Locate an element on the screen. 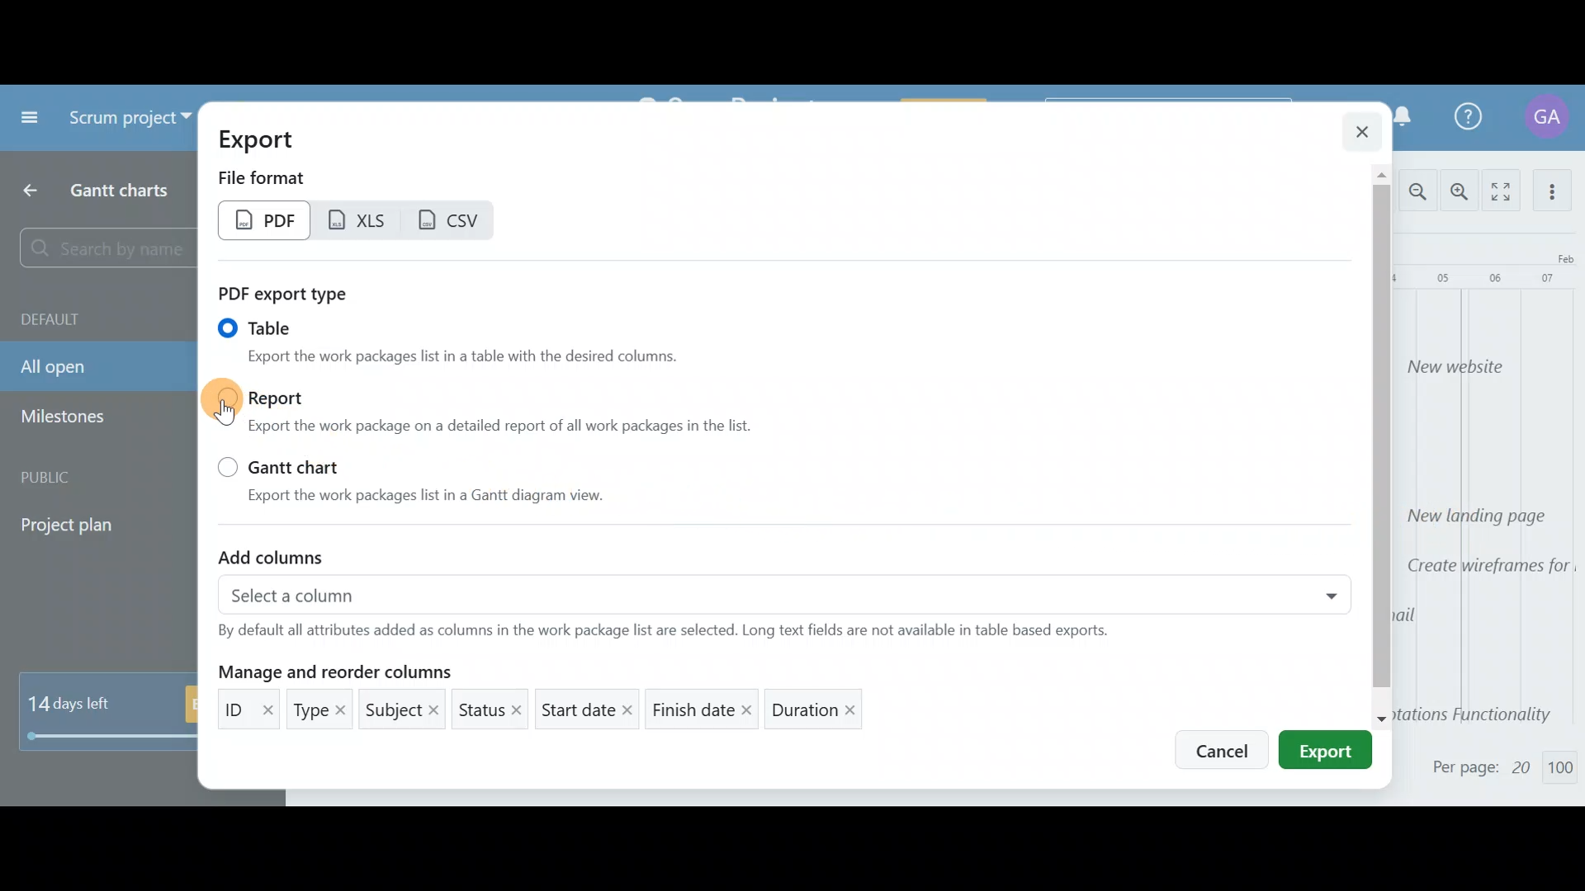 The height and width of the screenshot is (891, 1585). Export is located at coordinates (1329, 752).